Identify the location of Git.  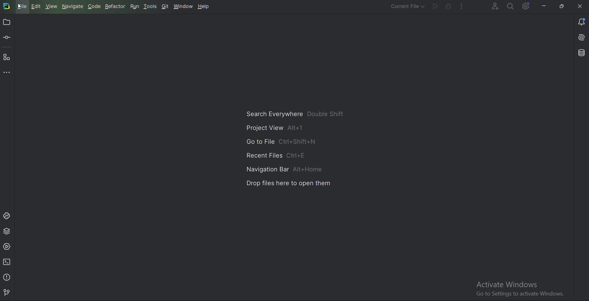
(9, 292).